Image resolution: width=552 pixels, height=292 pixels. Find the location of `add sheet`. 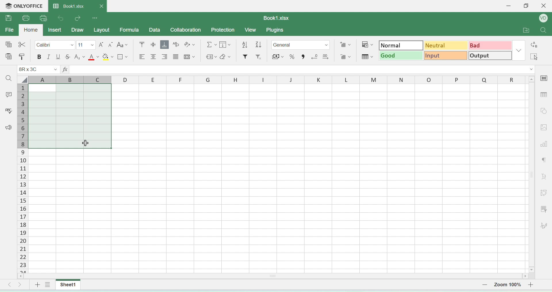

add sheet is located at coordinates (37, 286).